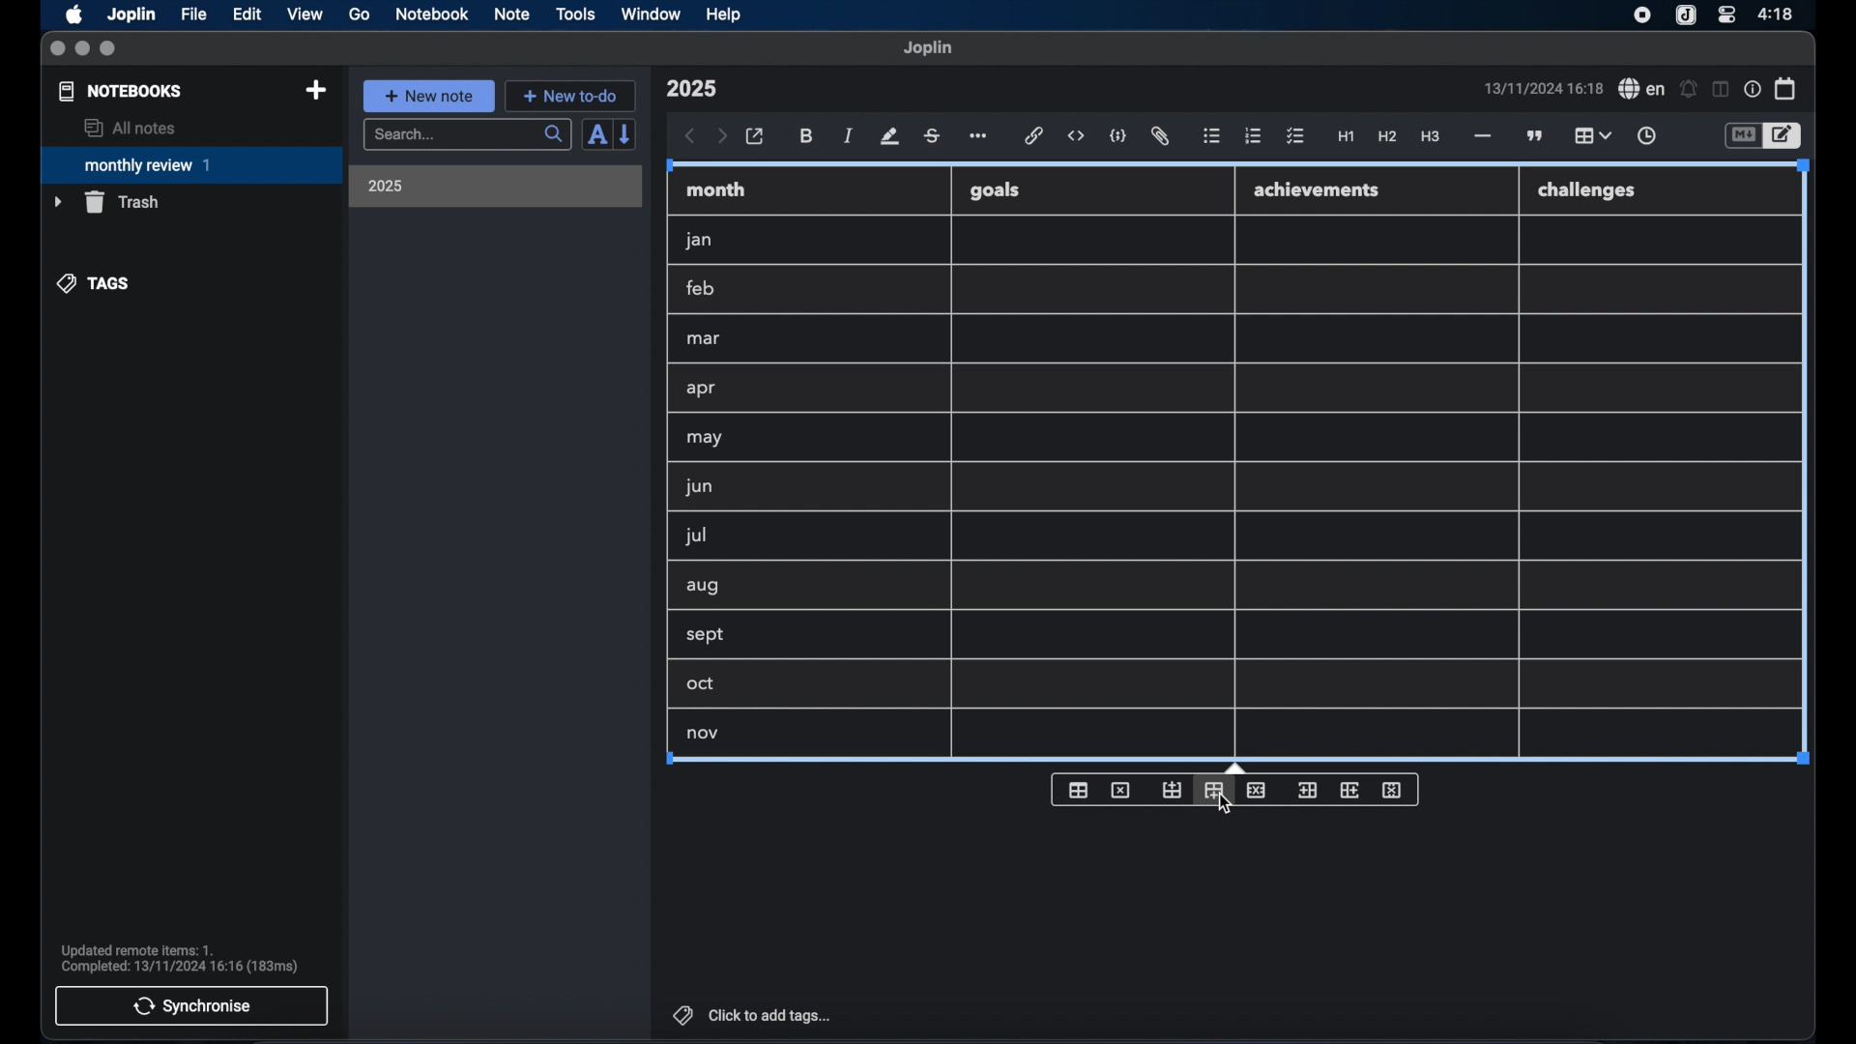  I want to click on Joplin, so click(133, 15).